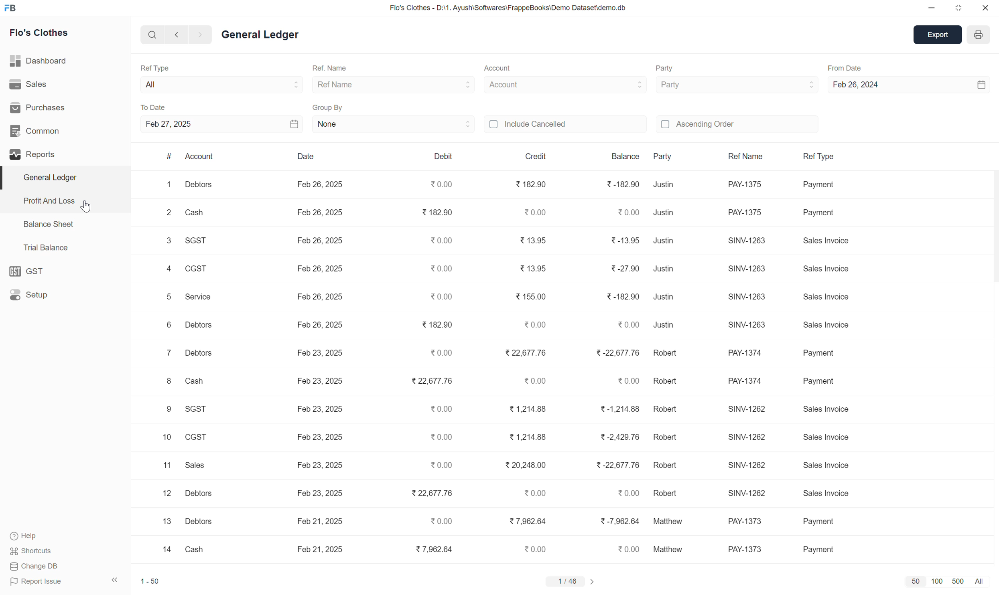  What do you see at coordinates (749, 326) in the screenshot?
I see `SINV-1263` at bounding box center [749, 326].